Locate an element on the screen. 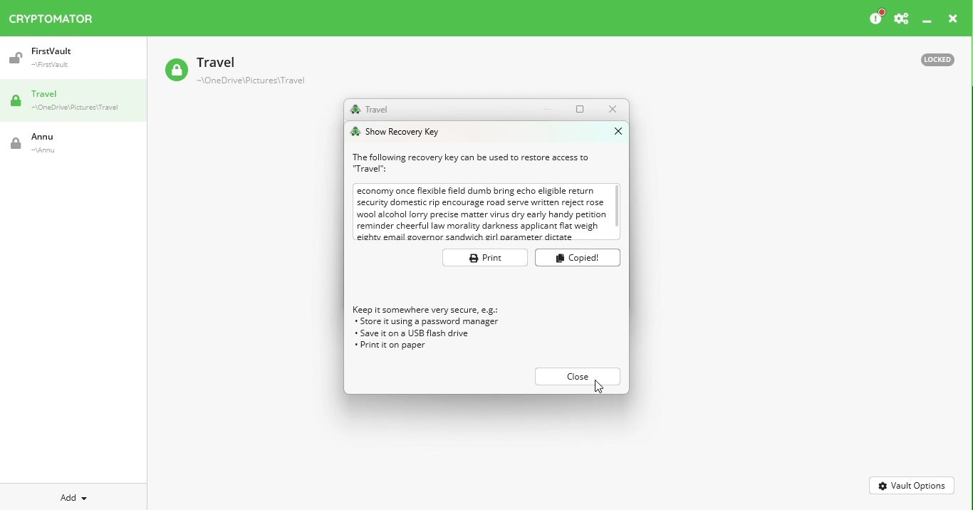 The image size is (973, 510). Close is located at coordinates (612, 109).